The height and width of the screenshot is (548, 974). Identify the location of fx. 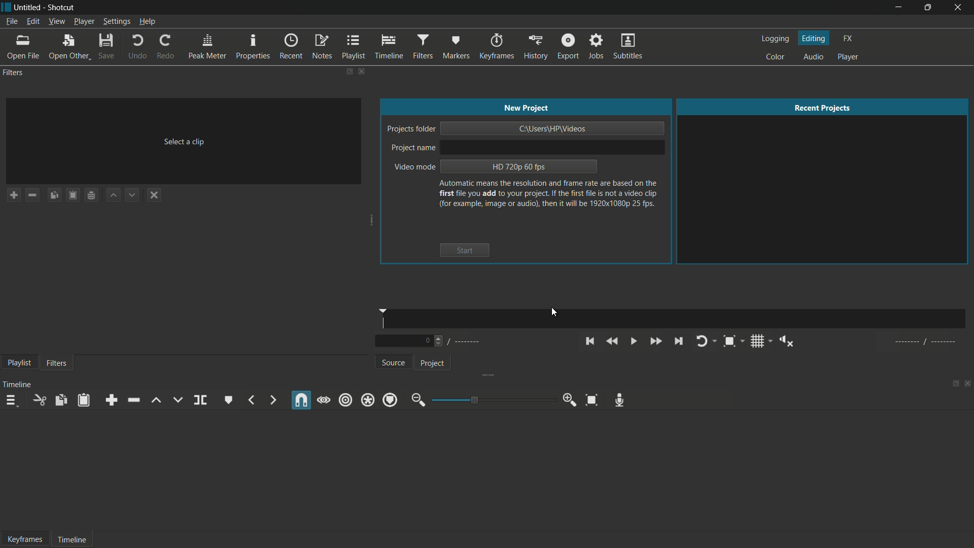
(848, 39).